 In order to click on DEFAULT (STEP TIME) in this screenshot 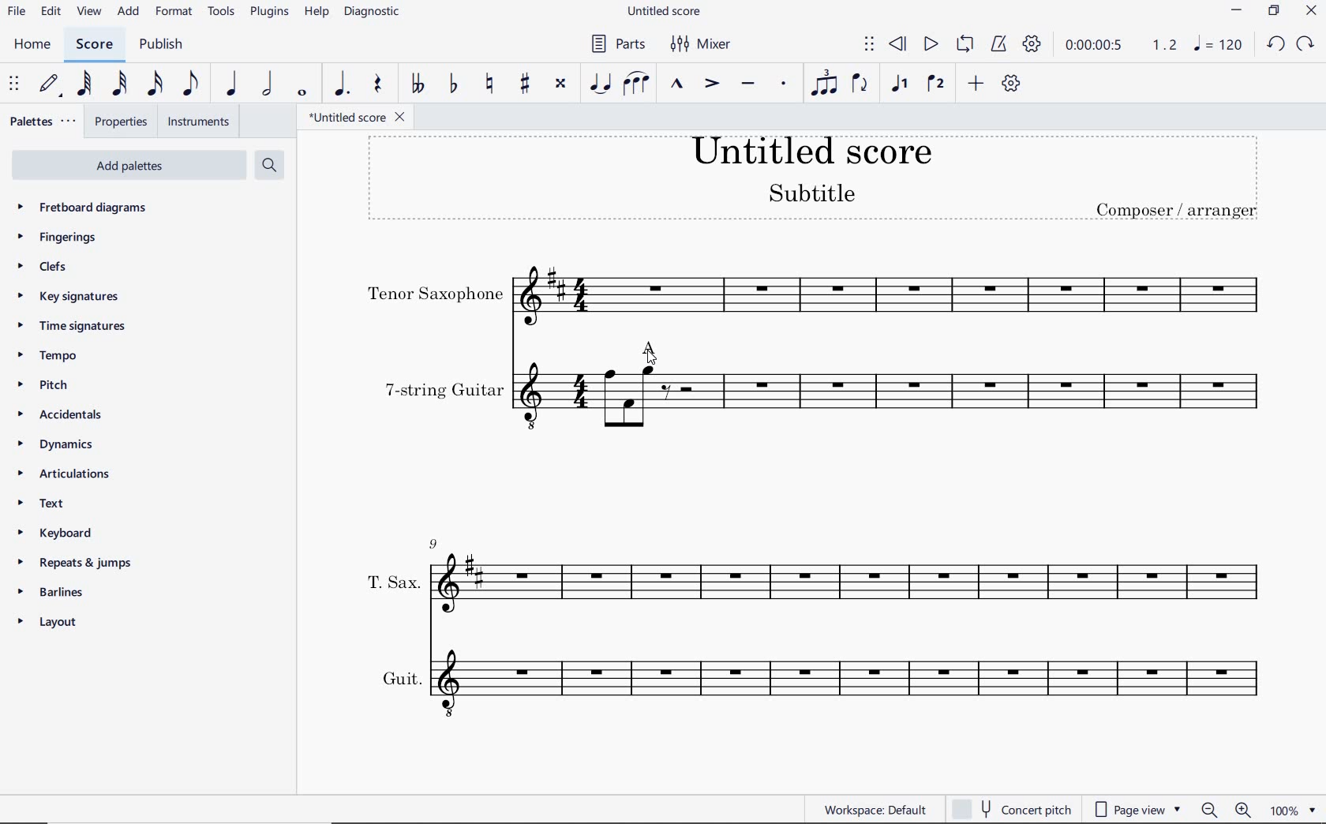, I will do `click(50, 86)`.